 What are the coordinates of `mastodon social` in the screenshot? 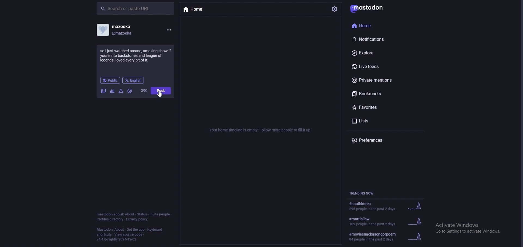 It's located at (109, 214).